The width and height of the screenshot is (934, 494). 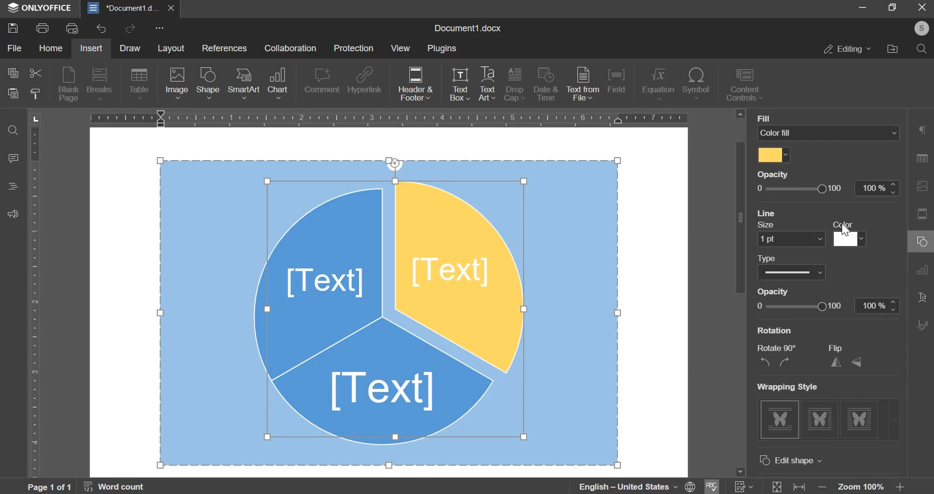 What do you see at coordinates (743, 486) in the screenshot?
I see `track changes` at bounding box center [743, 486].